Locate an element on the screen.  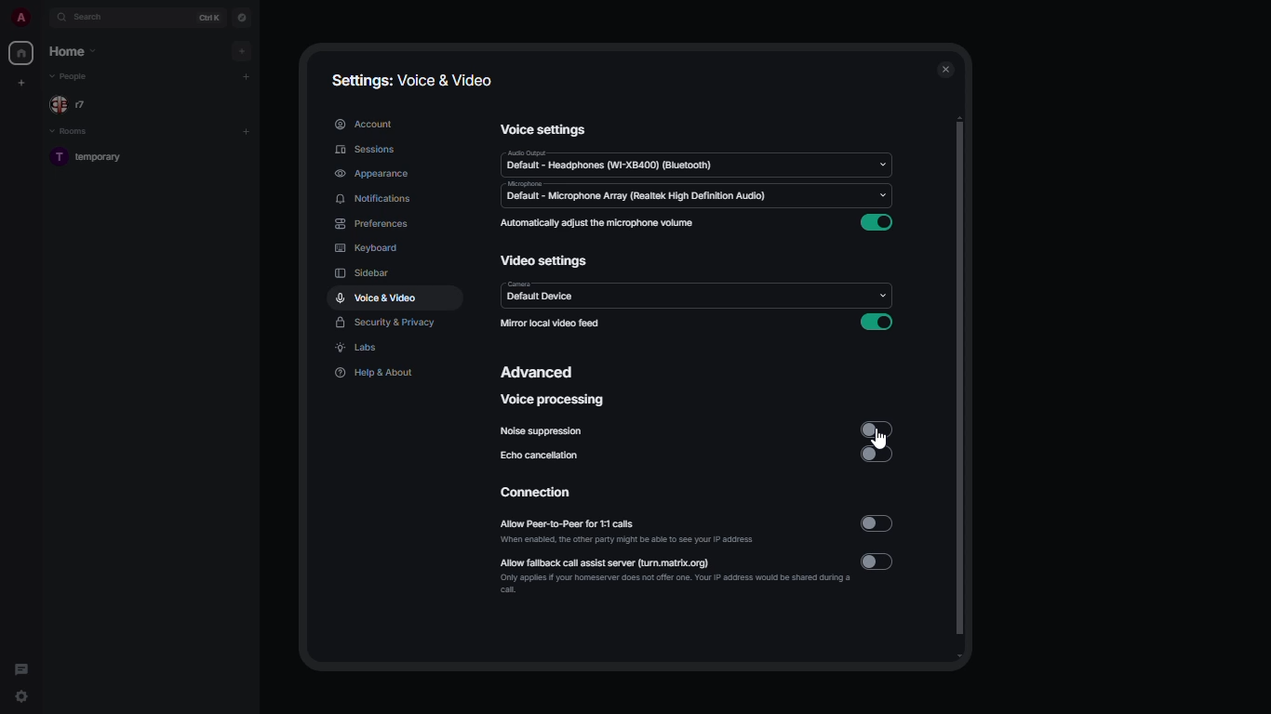
room is located at coordinates (94, 158).